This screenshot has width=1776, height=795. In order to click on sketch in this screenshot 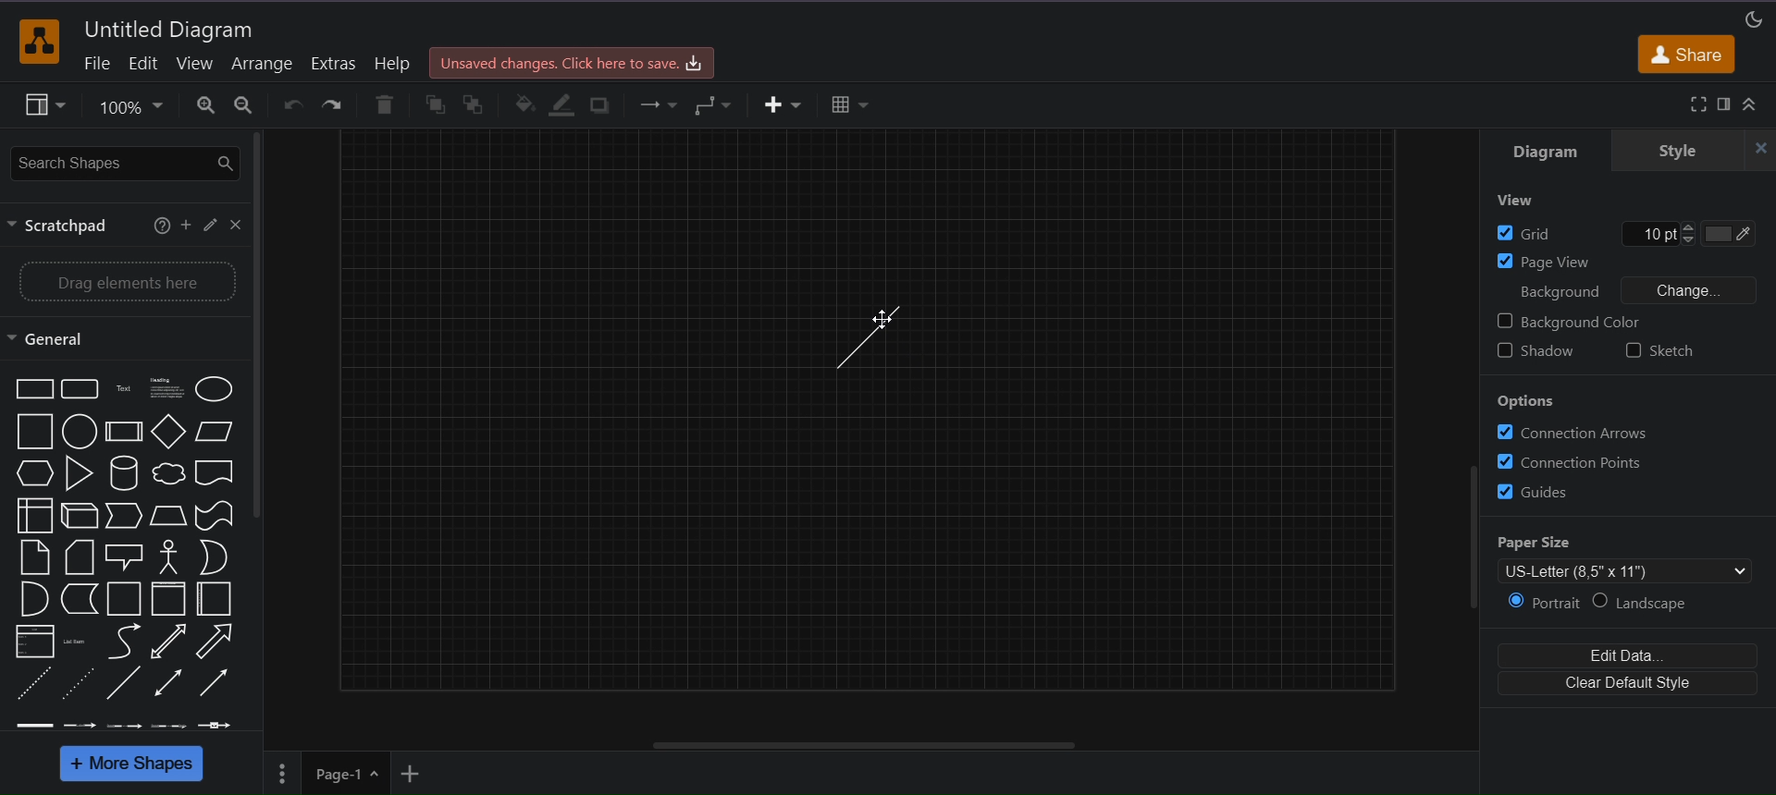, I will do `click(1678, 349)`.